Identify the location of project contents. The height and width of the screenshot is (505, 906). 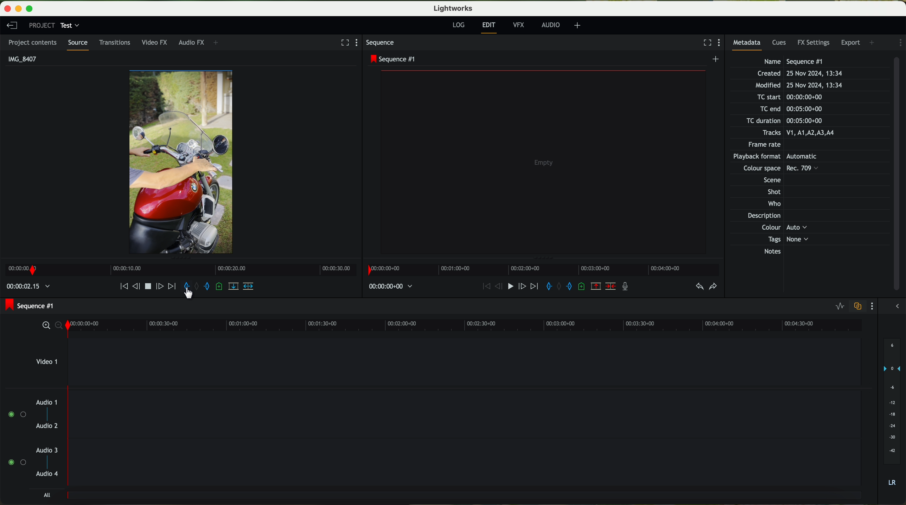
(33, 42).